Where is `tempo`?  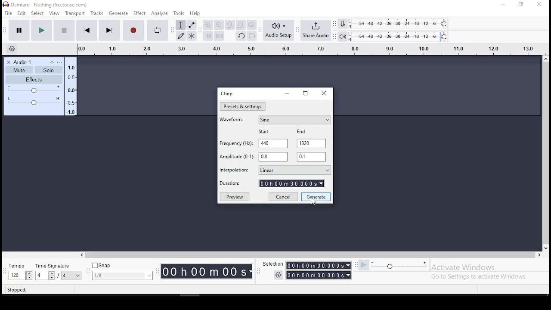
tempo is located at coordinates (20, 272).